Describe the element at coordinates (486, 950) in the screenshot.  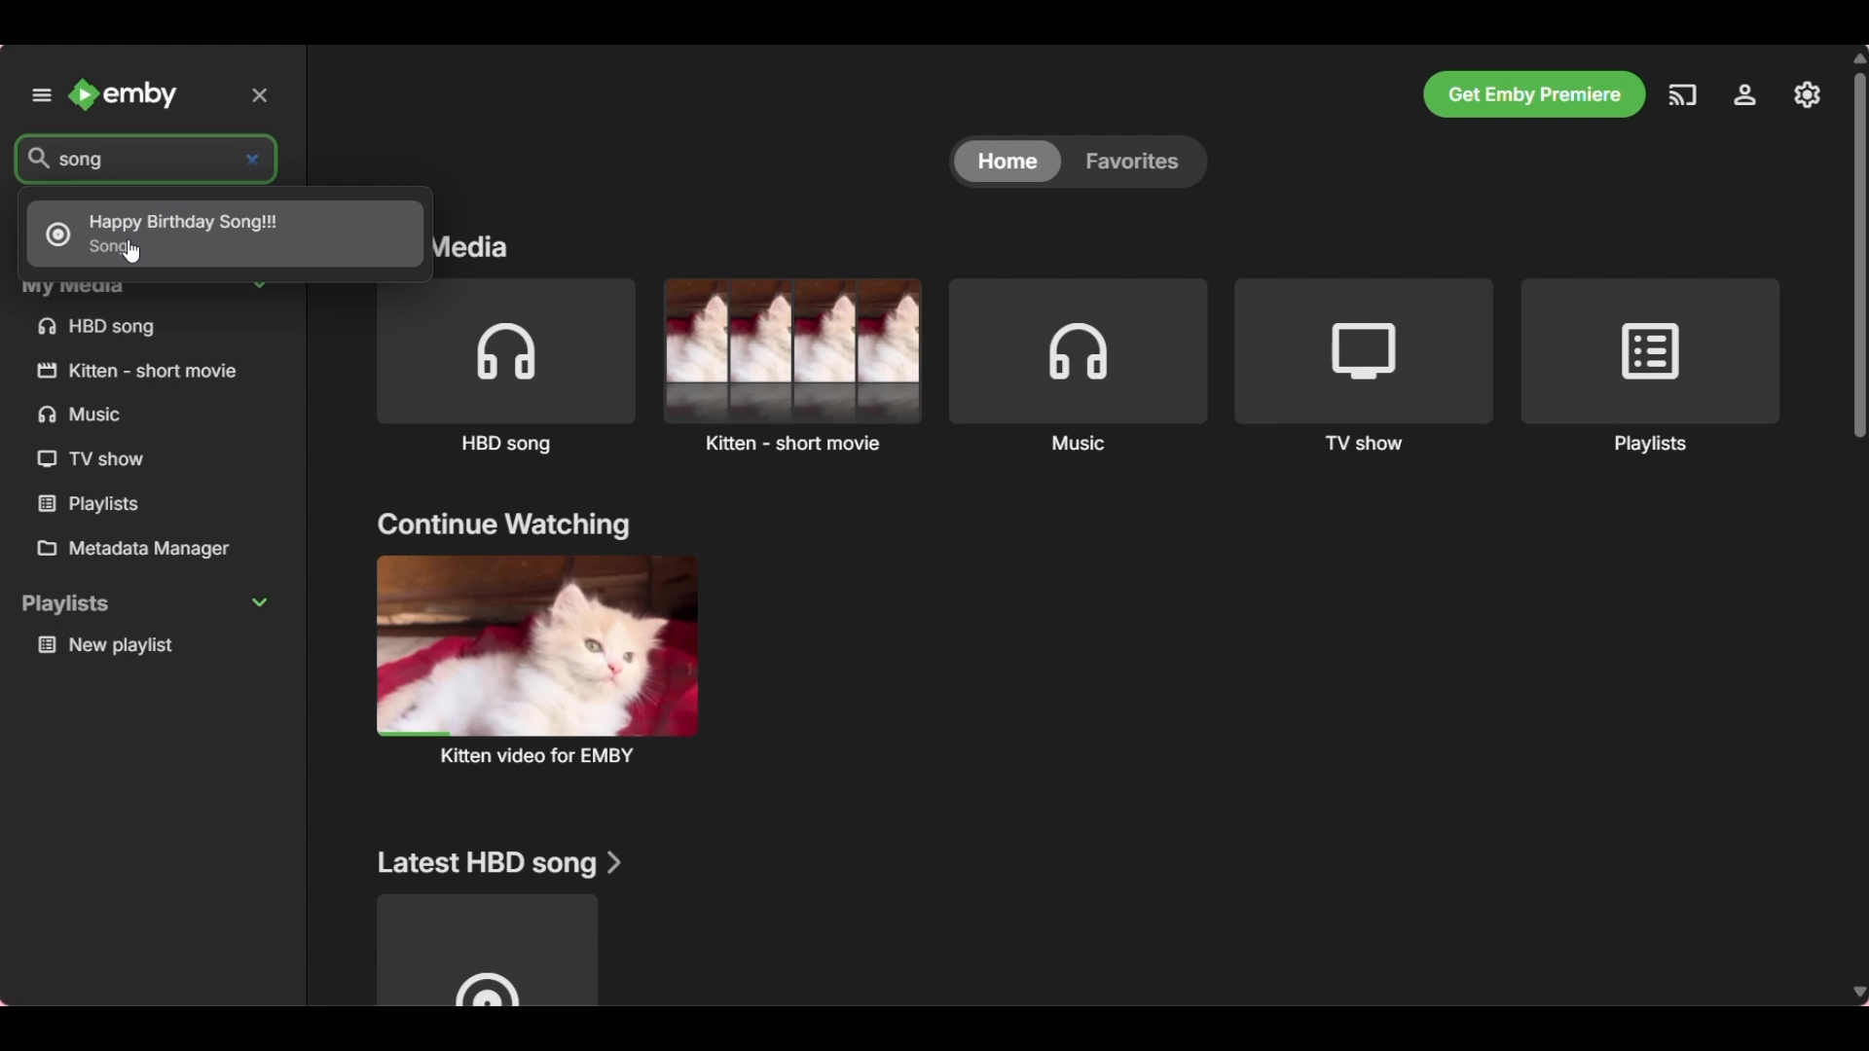
I see `Media under above mentioned title` at that location.